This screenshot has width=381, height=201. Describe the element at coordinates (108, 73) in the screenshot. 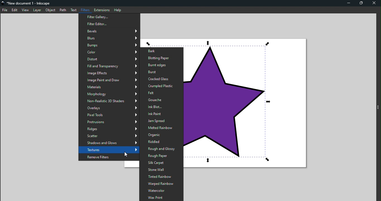

I see `Image effects` at that location.